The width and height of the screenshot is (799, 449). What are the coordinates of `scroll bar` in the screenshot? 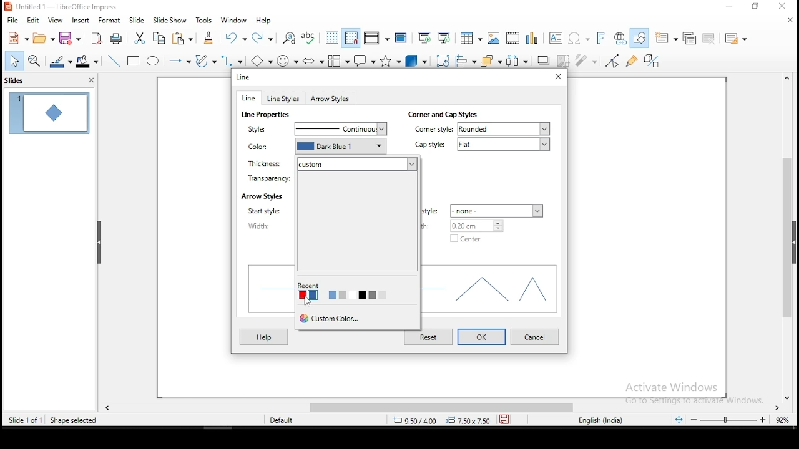 It's located at (429, 406).